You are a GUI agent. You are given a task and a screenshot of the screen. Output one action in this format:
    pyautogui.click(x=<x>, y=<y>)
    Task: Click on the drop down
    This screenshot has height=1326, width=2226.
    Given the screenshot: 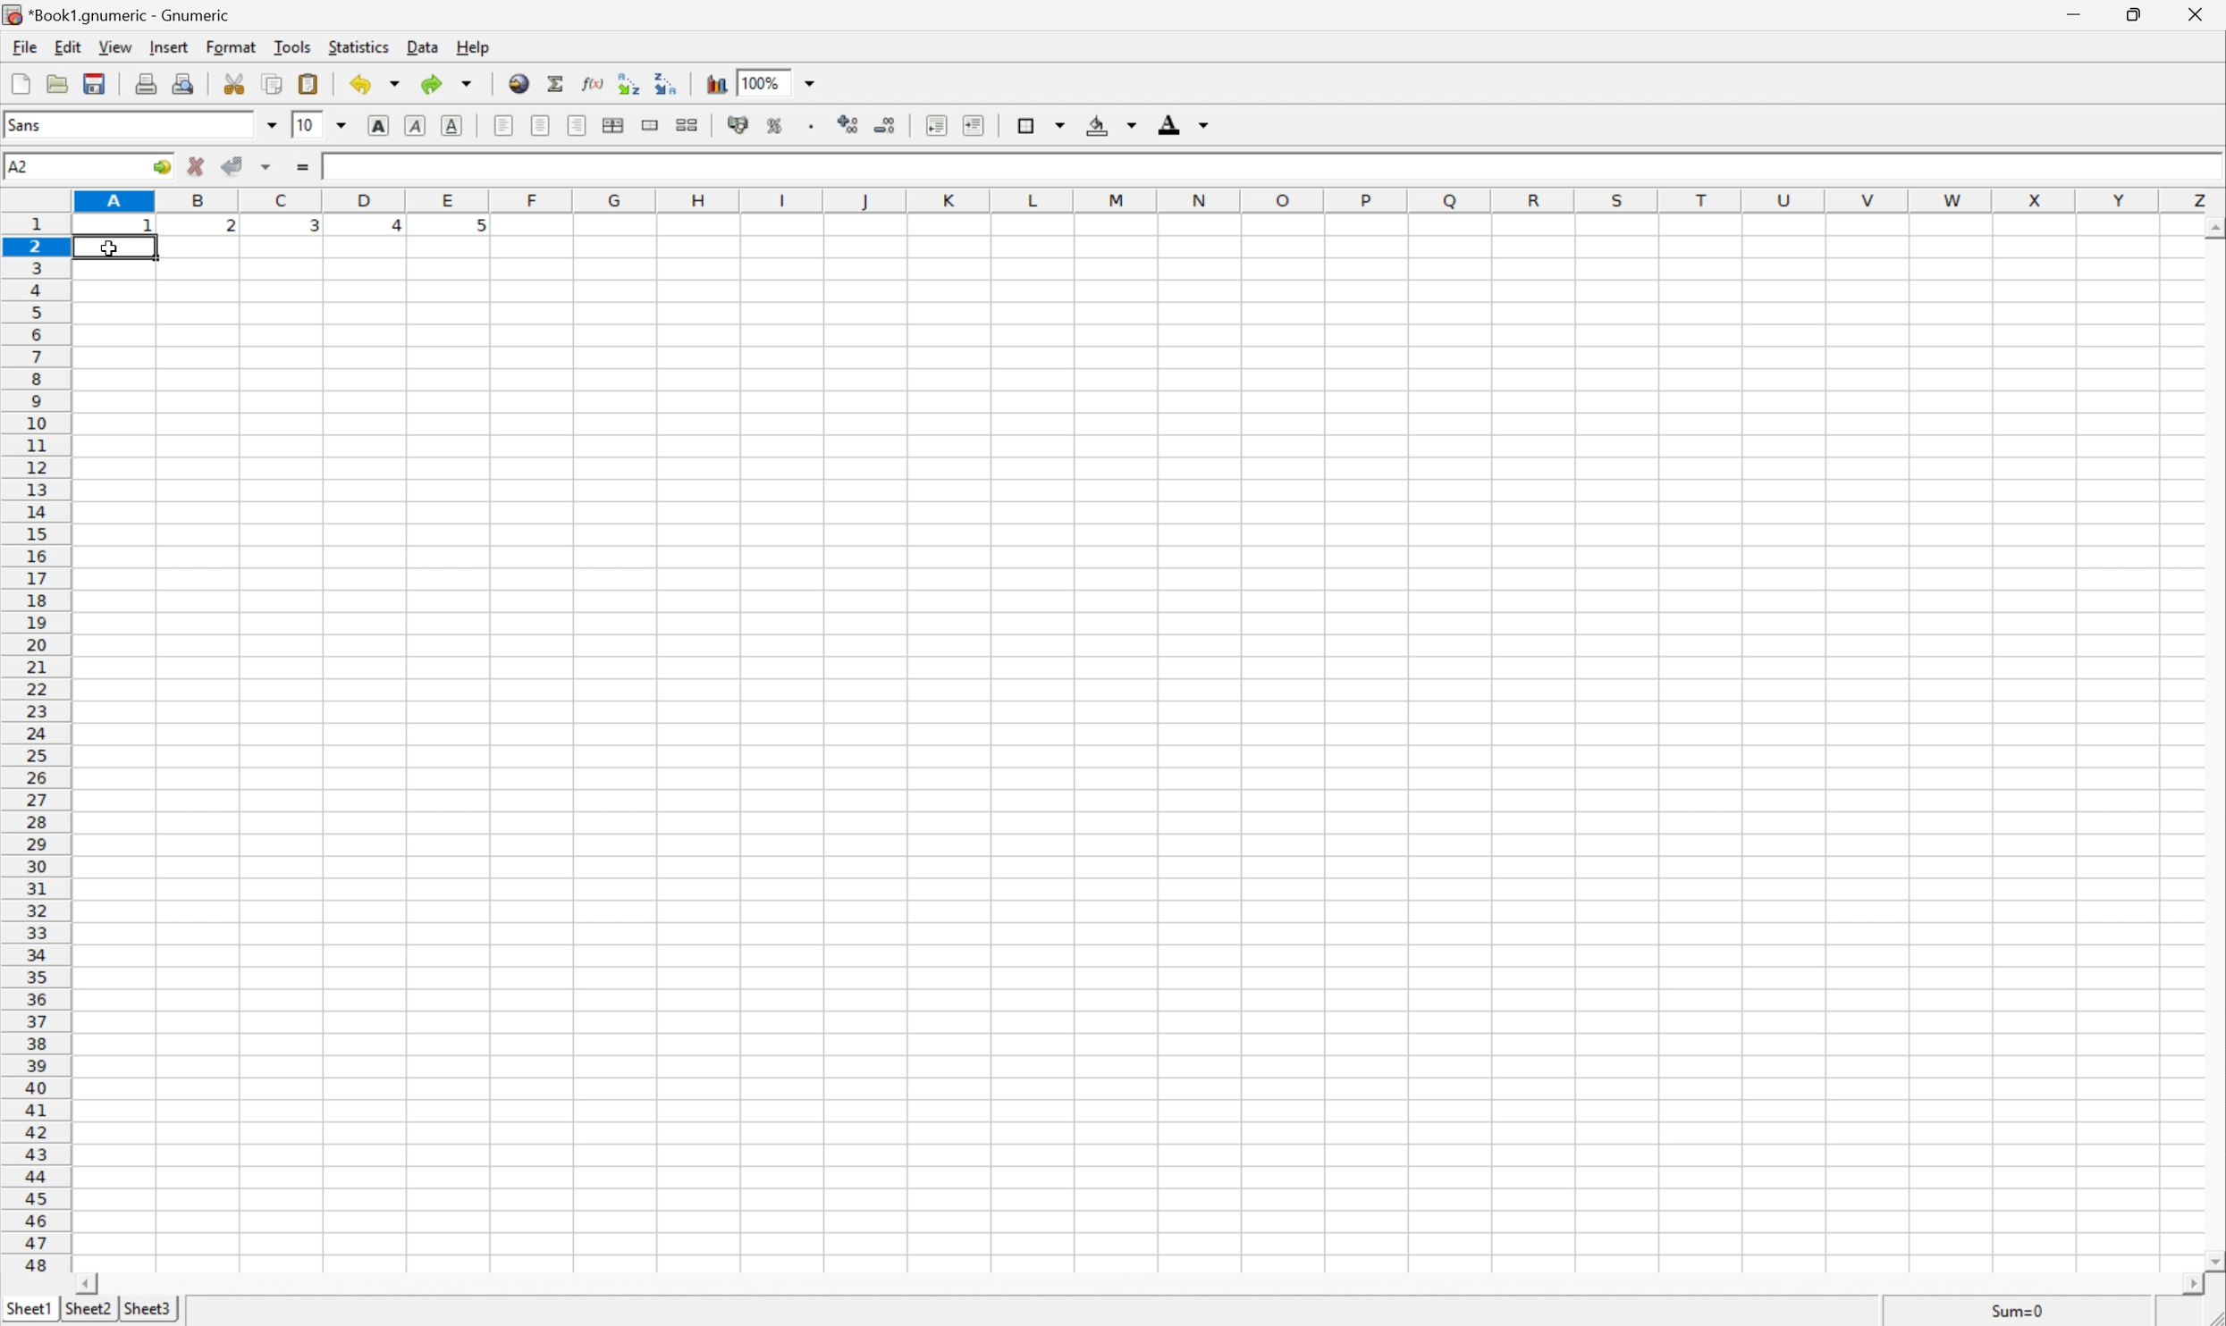 What is the action you would take?
    pyautogui.click(x=272, y=128)
    